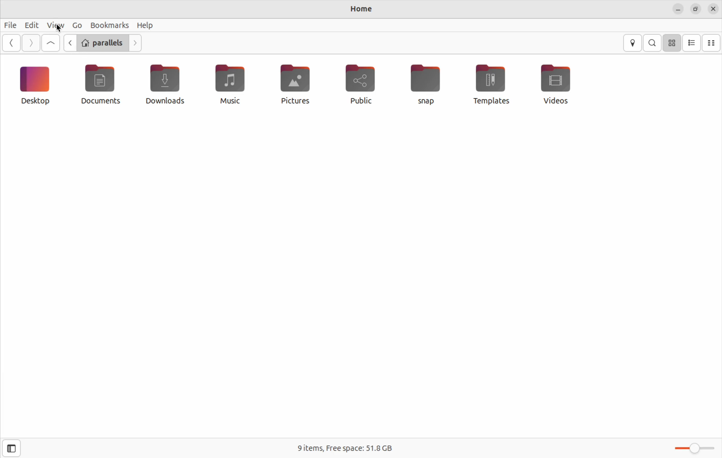  What do you see at coordinates (31, 25) in the screenshot?
I see `Edit` at bounding box center [31, 25].